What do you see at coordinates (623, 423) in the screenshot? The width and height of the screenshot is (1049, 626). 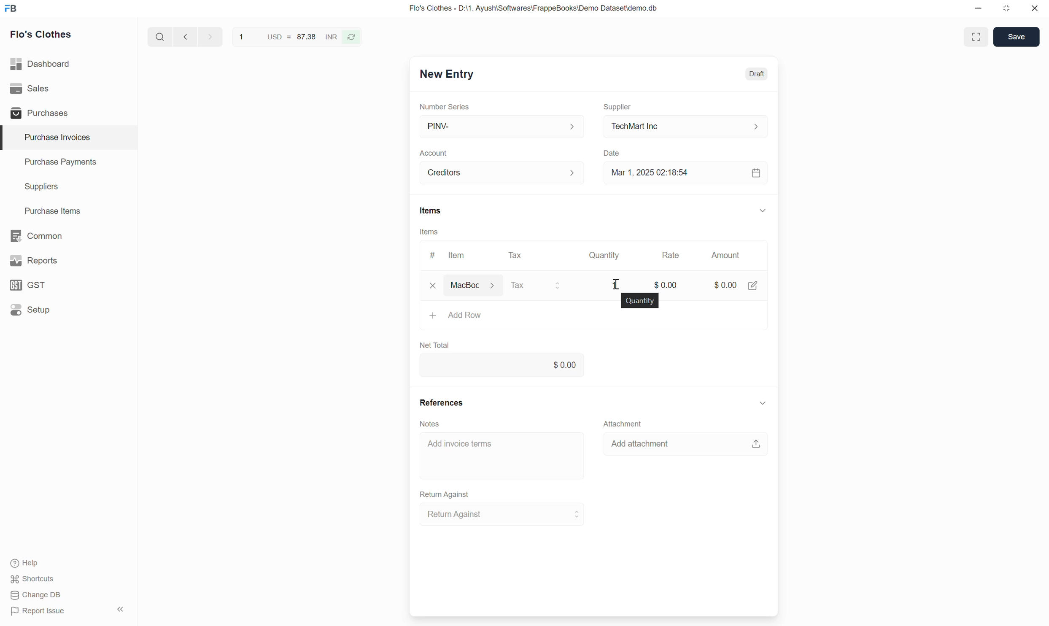 I see `Attachment` at bounding box center [623, 423].